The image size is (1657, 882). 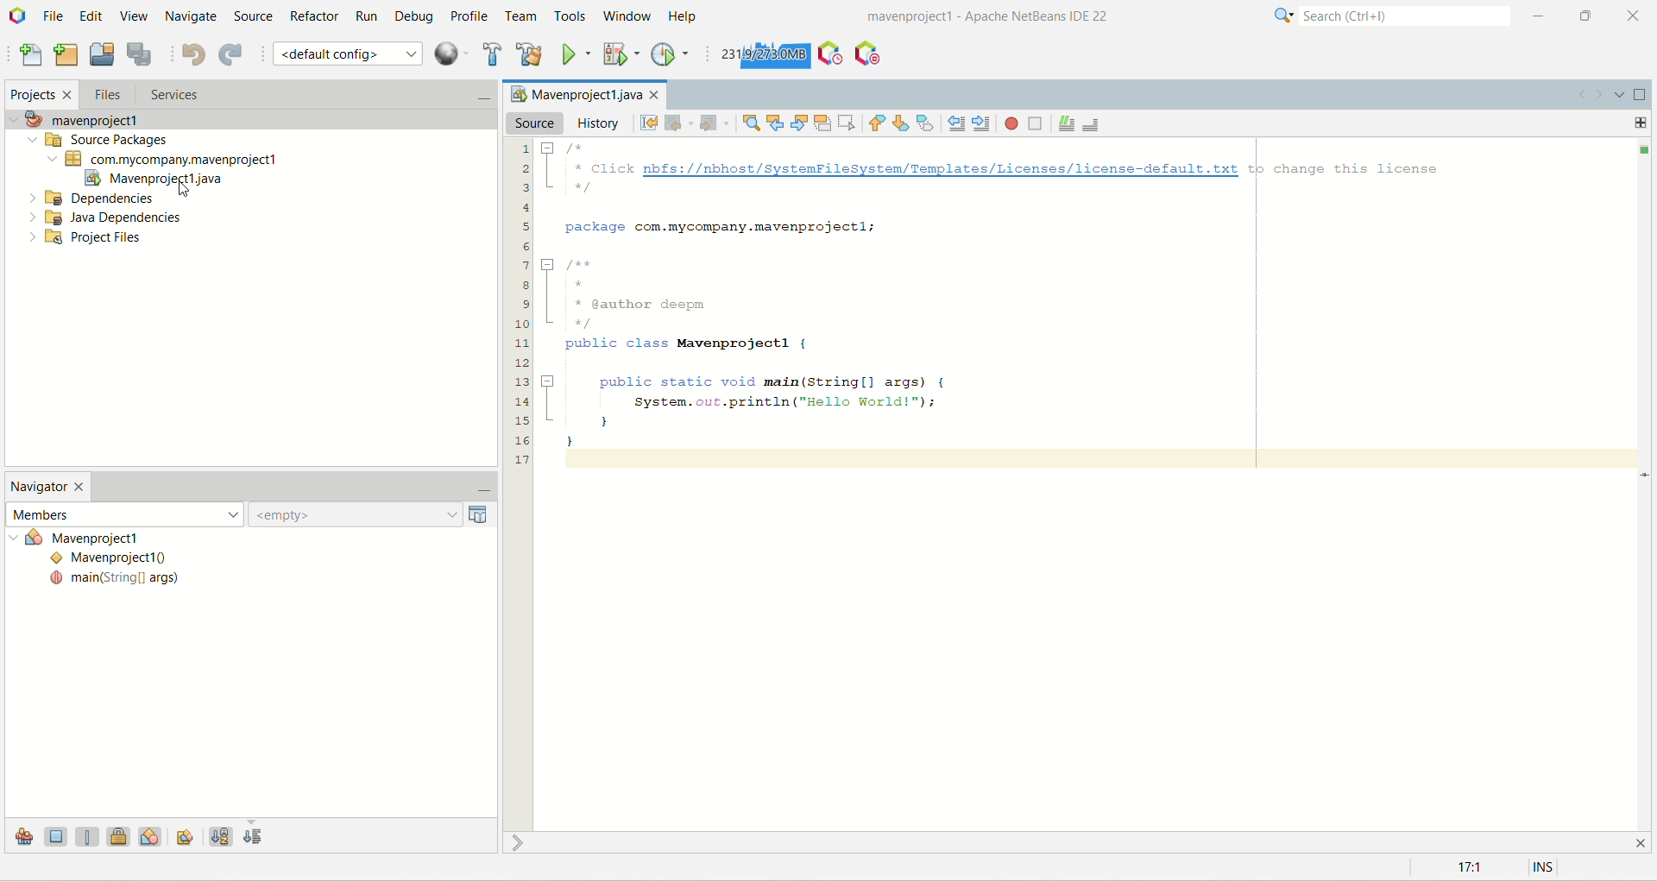 What do you see at coordinates (102, 55) in the screenshot?
I see `open project` at bounding box center [102, 55].